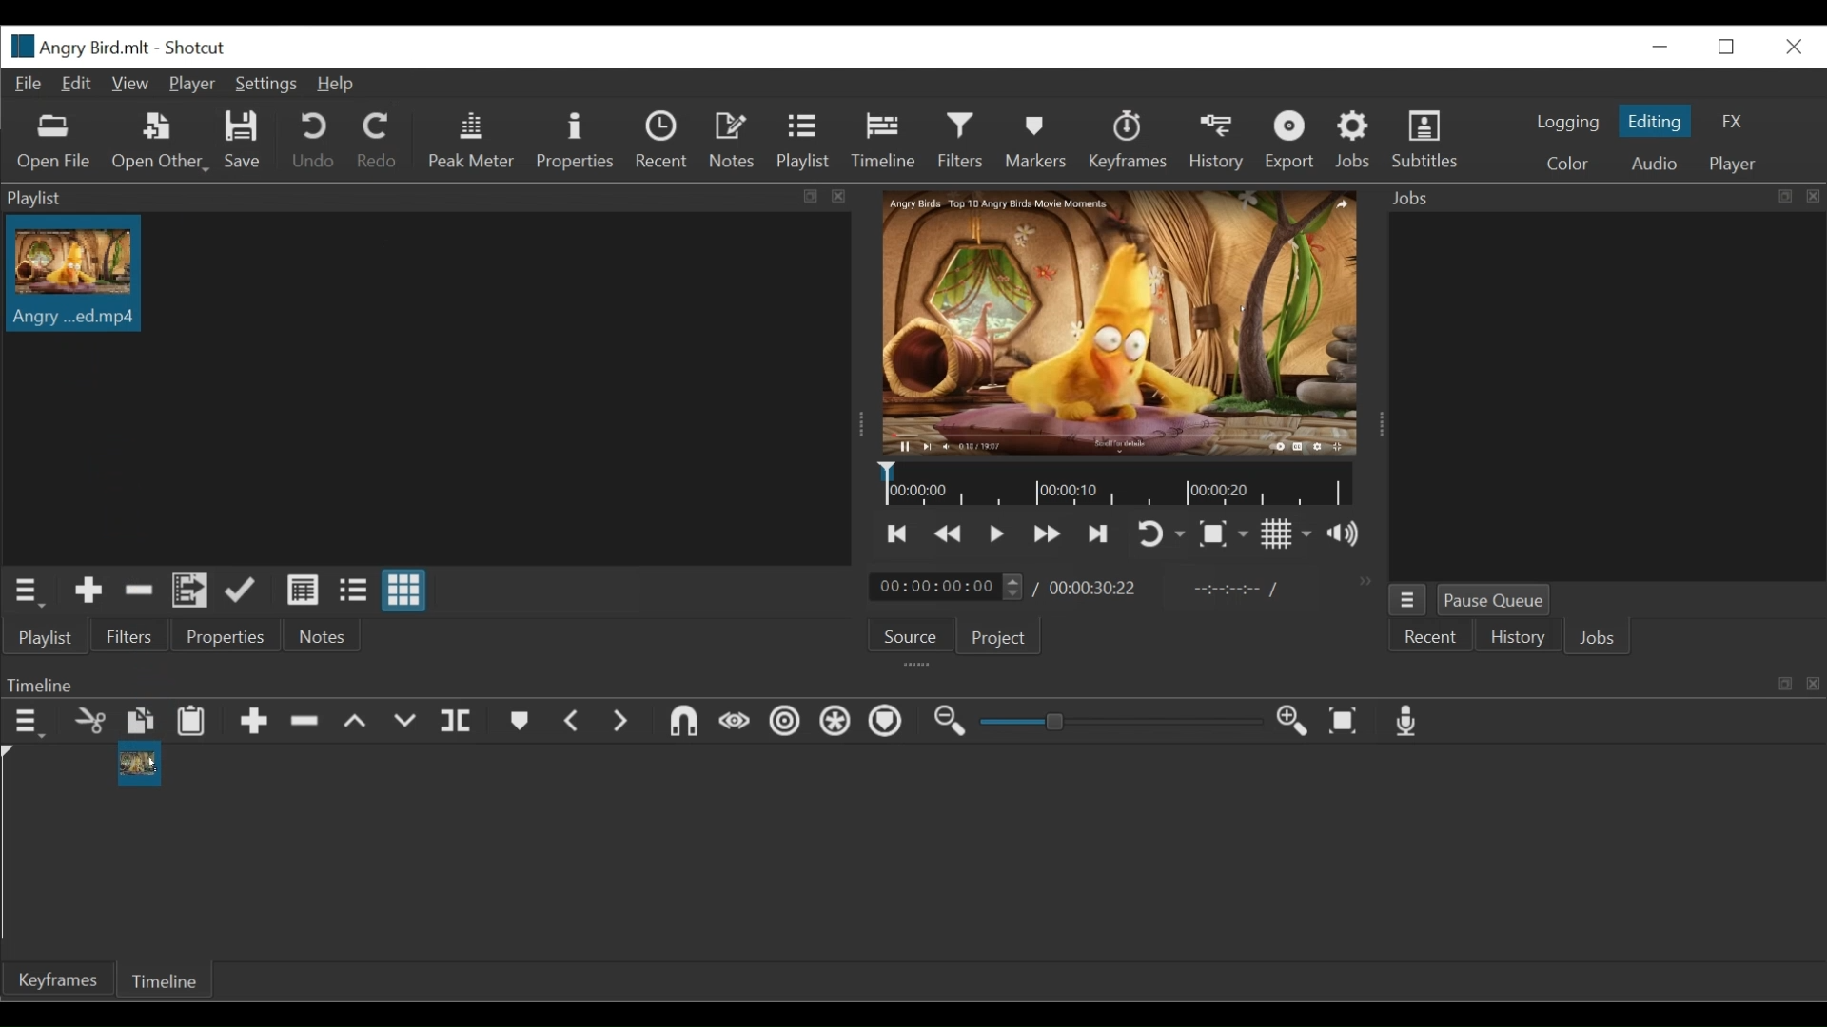  Describe the element at coordinates (735, 721) in the screenshot. I see `scrub wile dragging` at that location.